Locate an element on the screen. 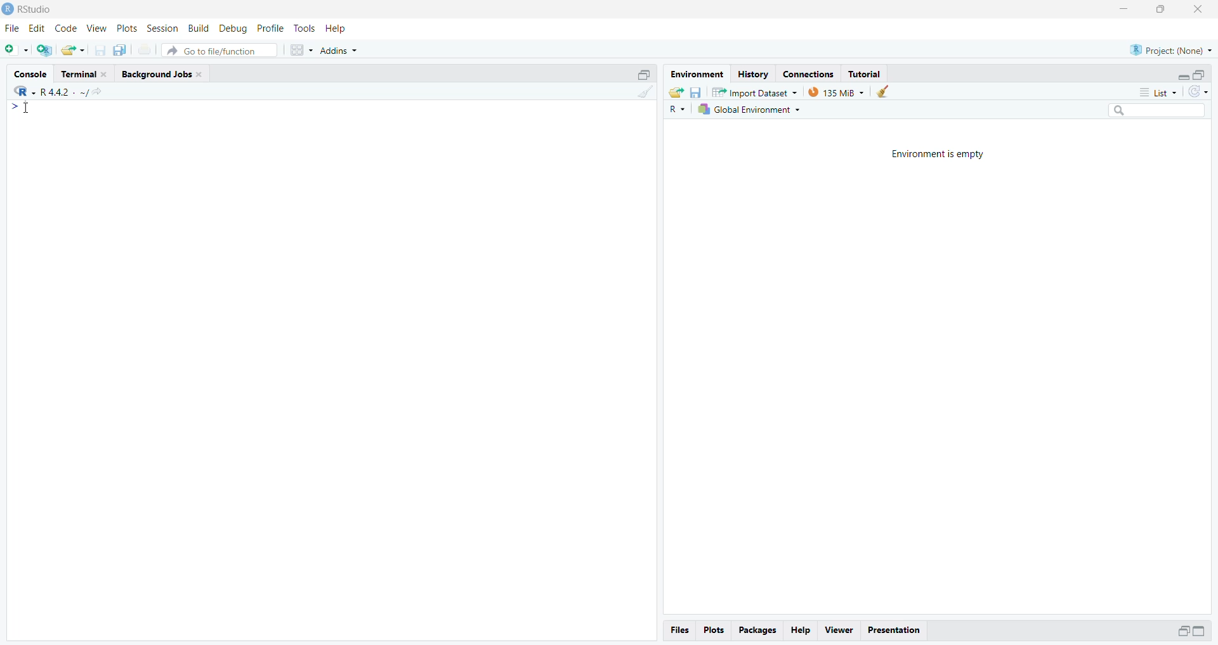 This screenshot has width=1218, height=645. 135 MiB is located at coordinates (836, 92).